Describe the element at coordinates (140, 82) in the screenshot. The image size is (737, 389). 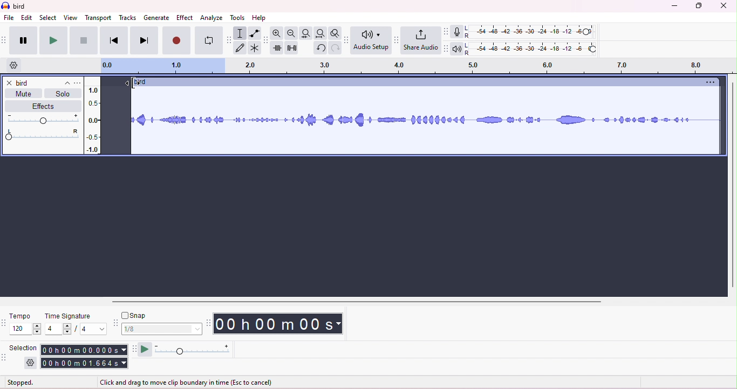
I see `track title` at that location.